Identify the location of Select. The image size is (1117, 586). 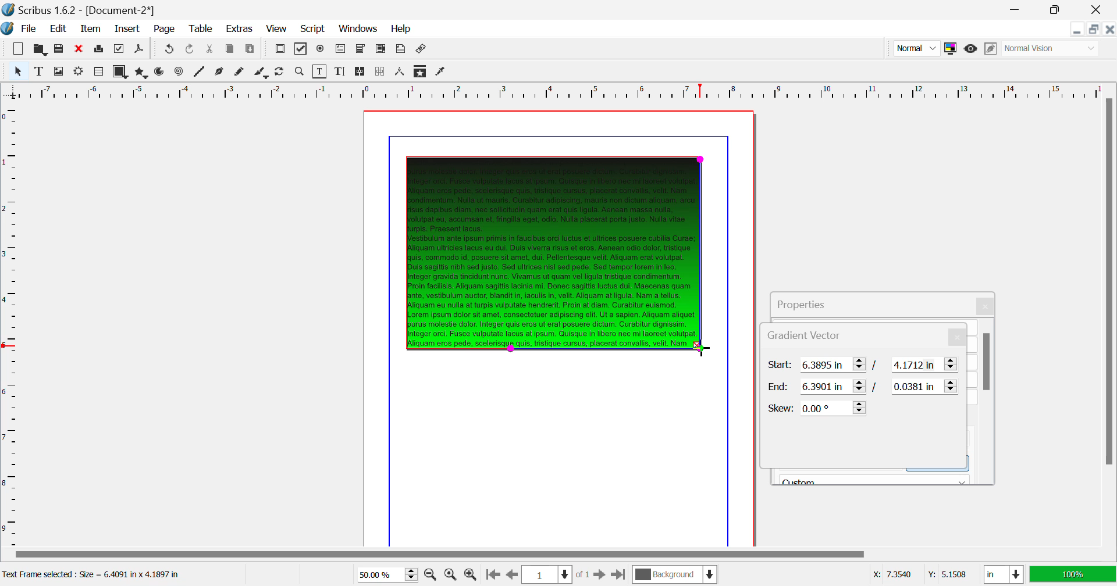
(17, 70).